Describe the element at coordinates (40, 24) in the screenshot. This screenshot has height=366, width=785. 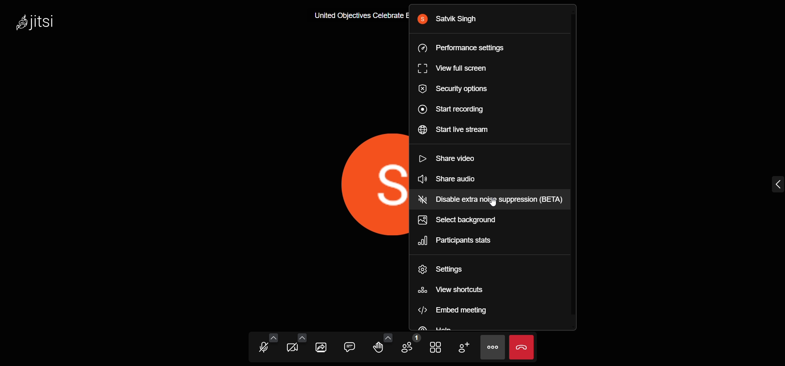
I see `Jitsi` at that location.